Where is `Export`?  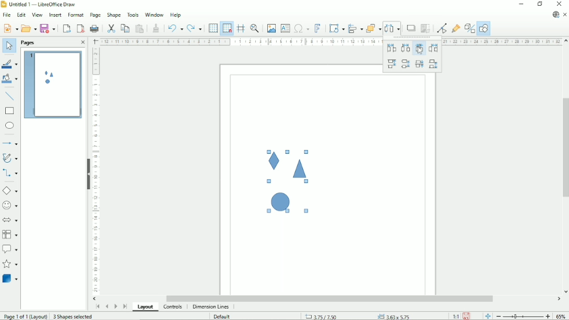
Export is located at coordinates (66, 28).